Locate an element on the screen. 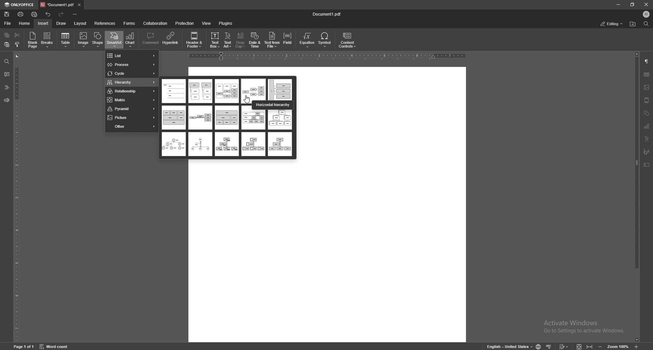  draw is located at coordinates (62, 23).